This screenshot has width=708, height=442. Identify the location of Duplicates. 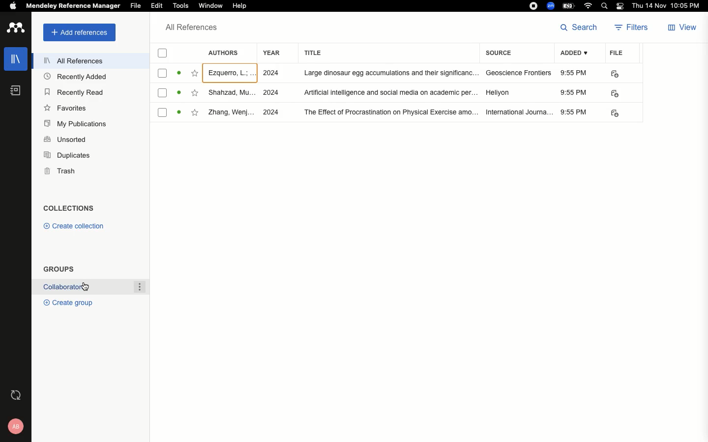
(66, 154).